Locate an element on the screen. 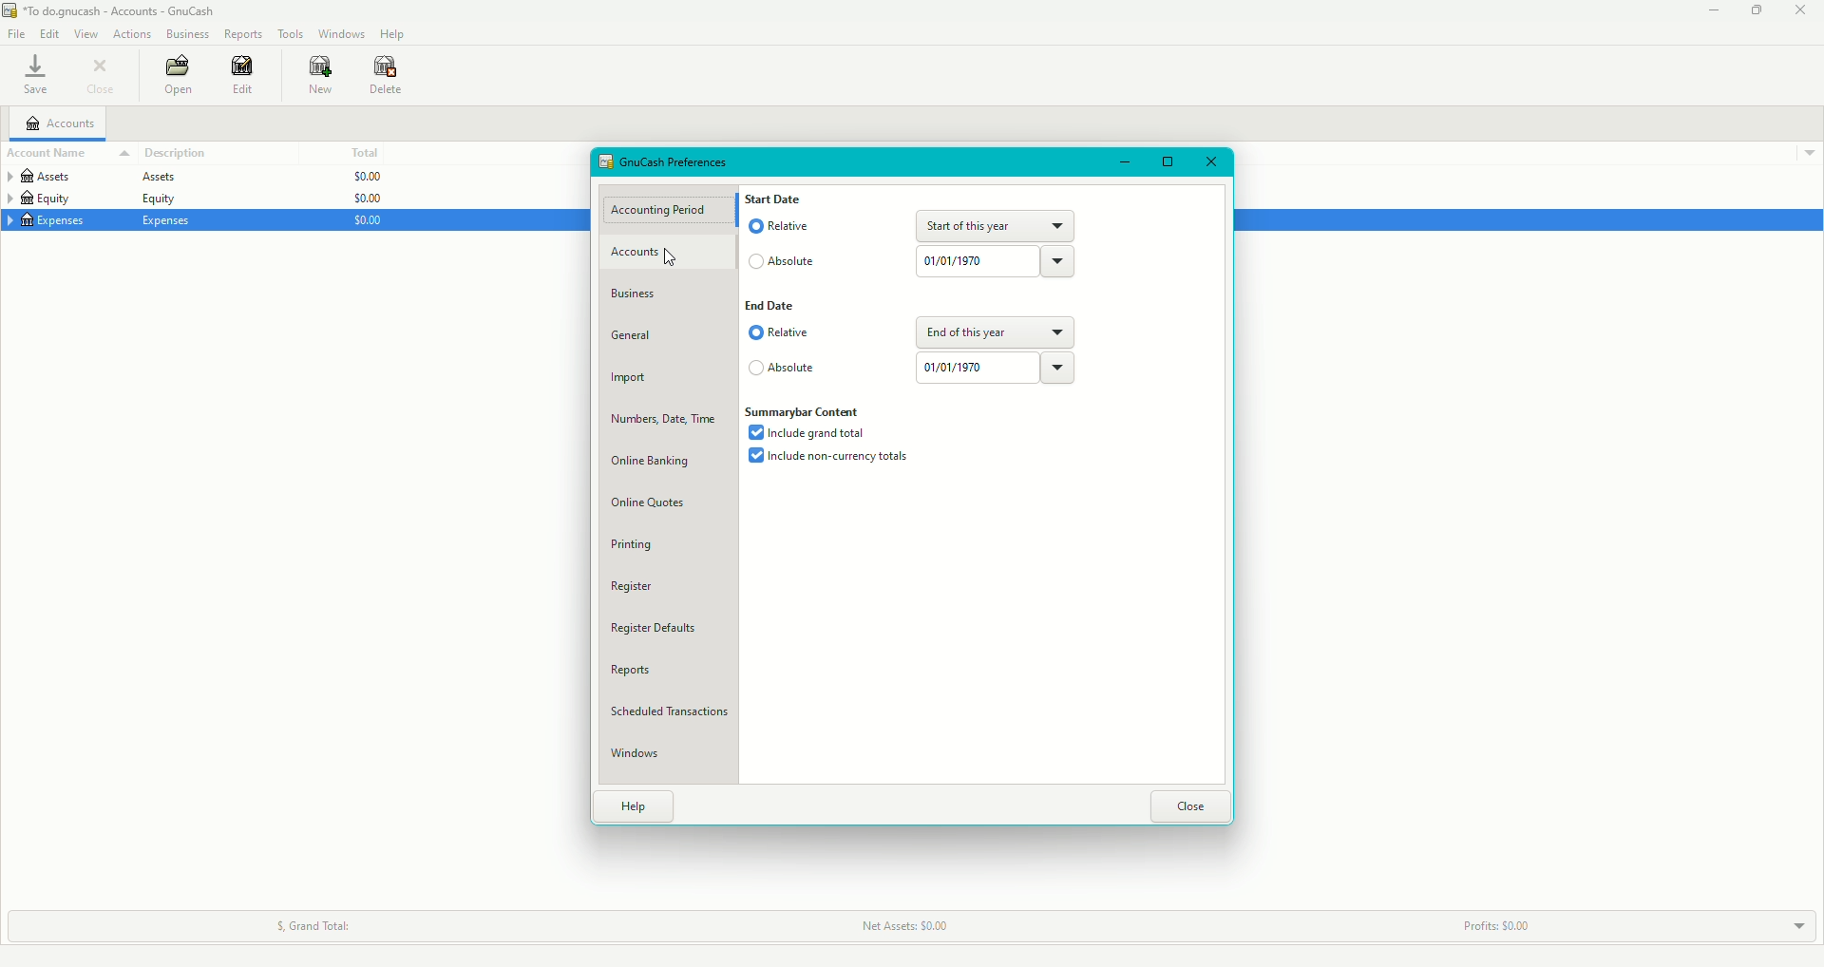  Accounts is located at coordinates (61, 123).